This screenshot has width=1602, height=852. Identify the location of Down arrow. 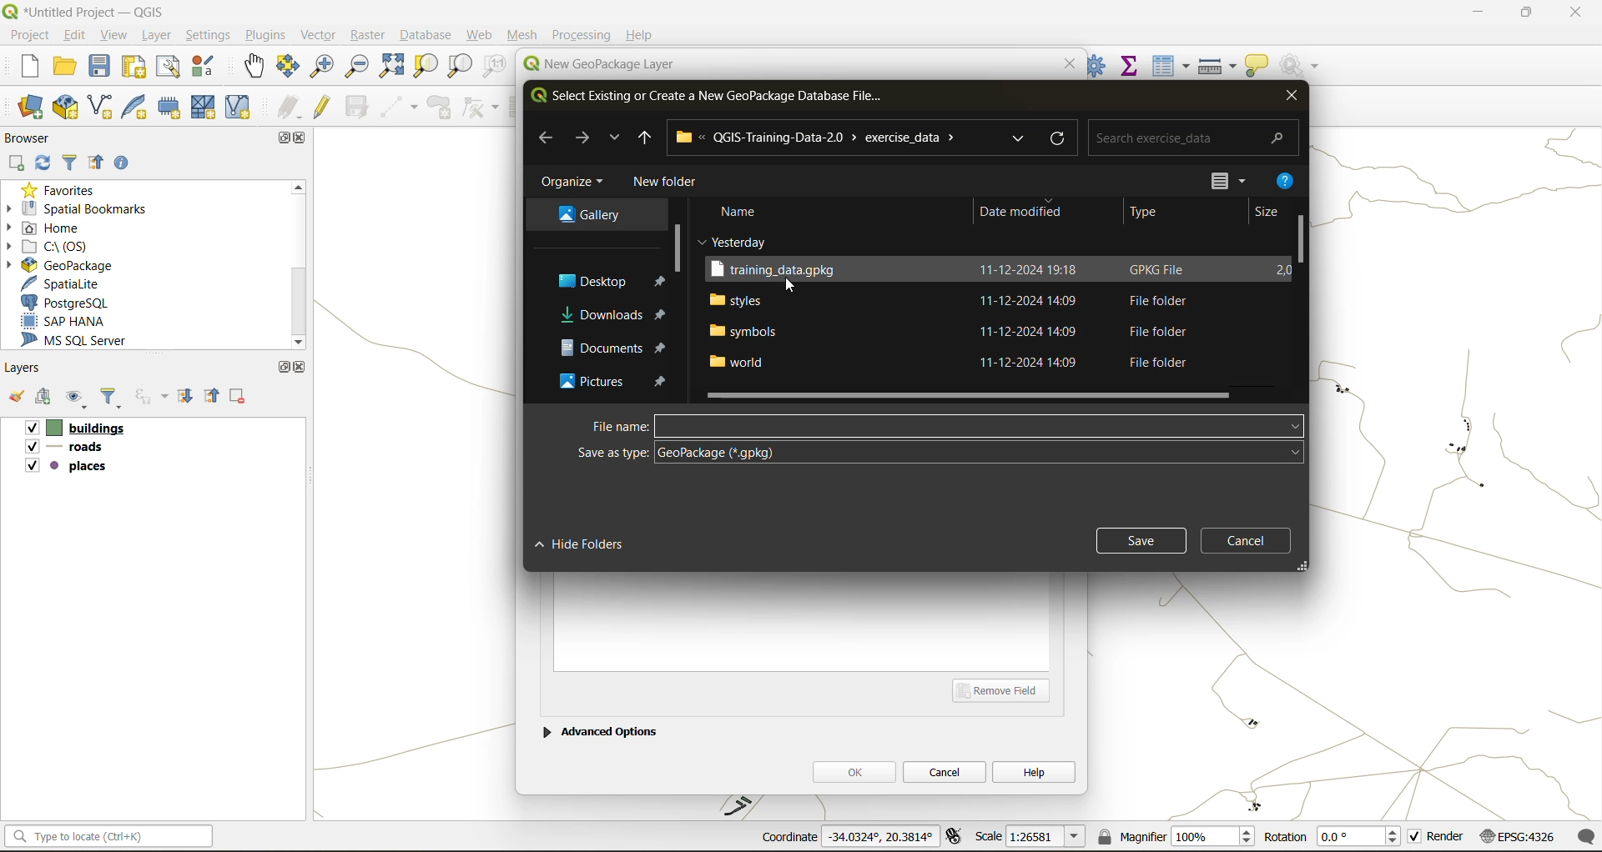
(613, 138).